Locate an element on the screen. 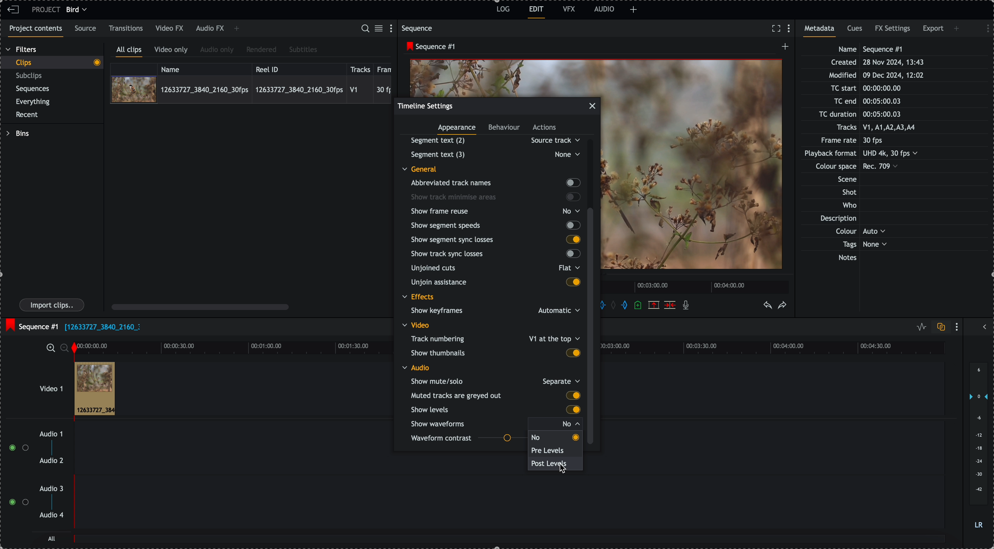 This screenshot has height=549, width=994. track numbering is located at coordinates (494, 338).